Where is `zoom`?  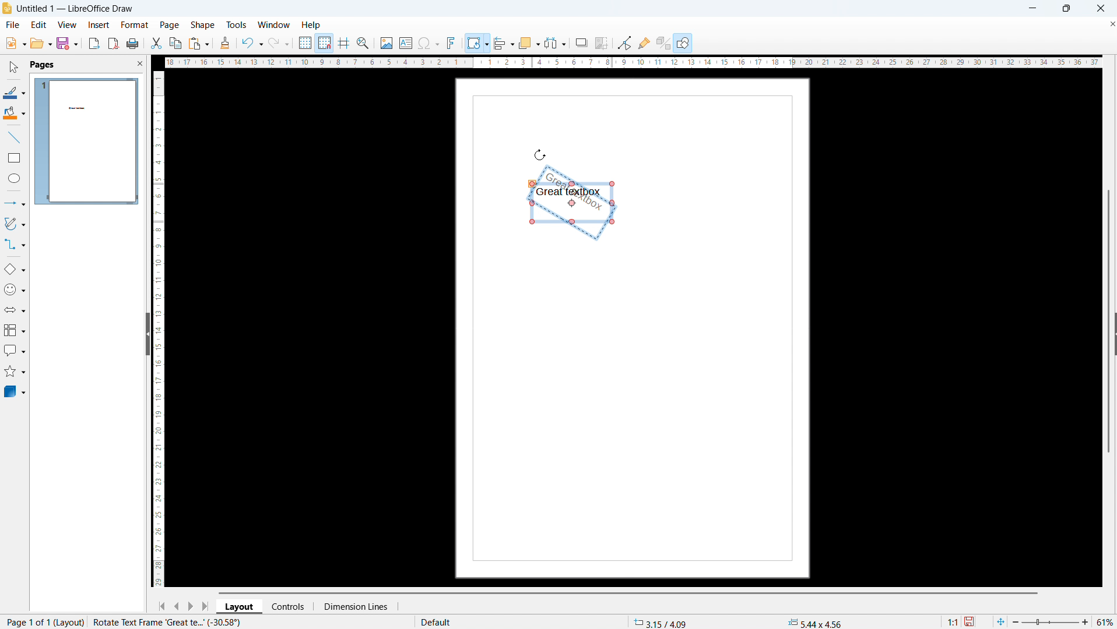
zoom is located at coordinates (364, 43).